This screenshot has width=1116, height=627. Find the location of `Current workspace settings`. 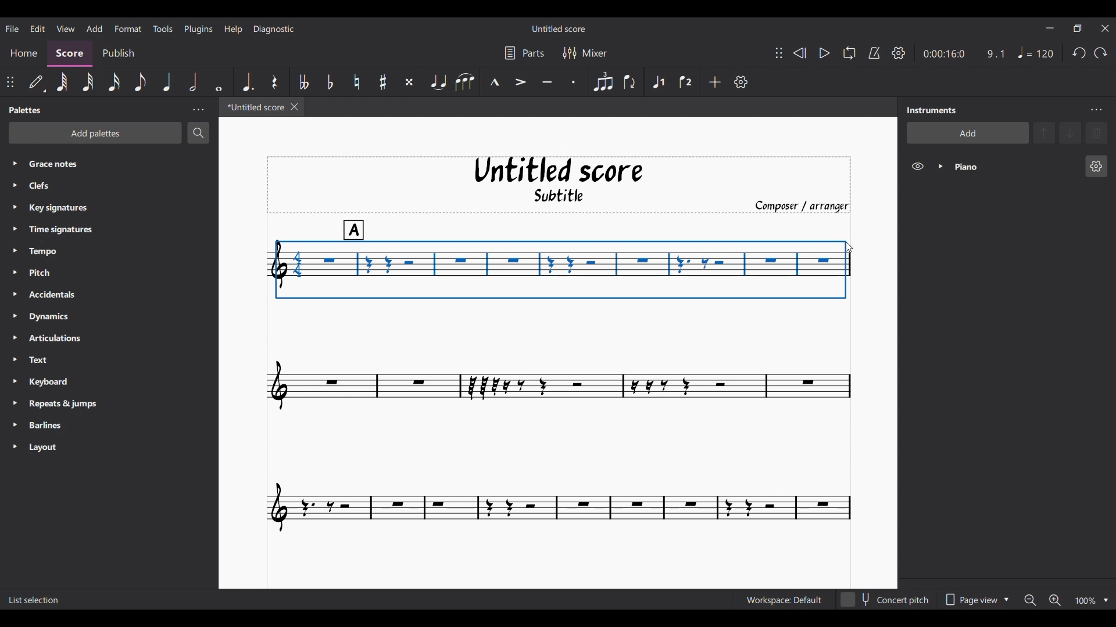

Current workspace settings is located at coordinates (784, 599).